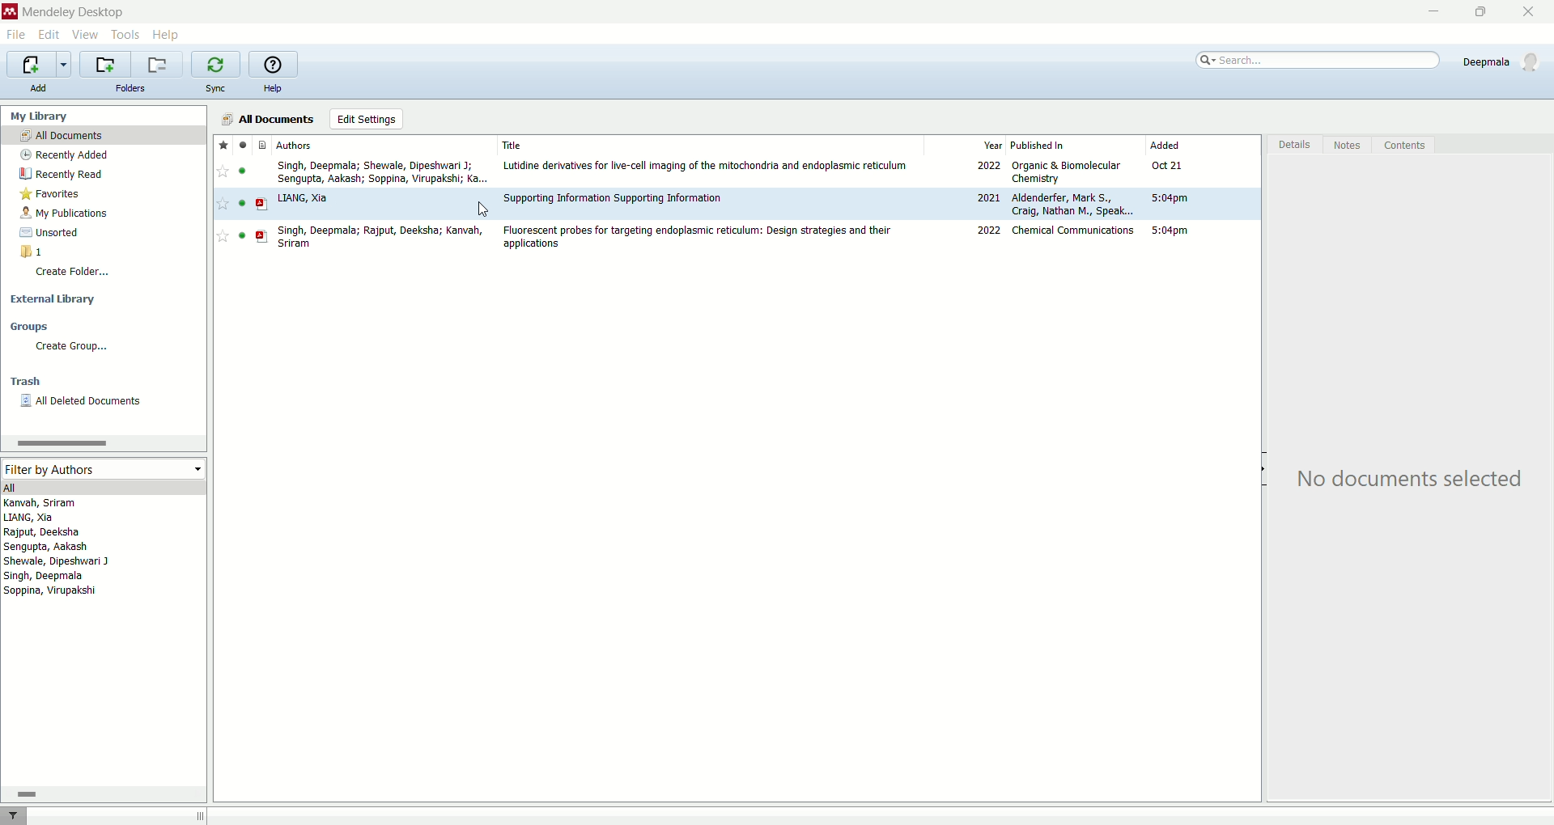 The width and height of the screenshot is (1554, 825). I want to click on cursor, so click(484, 209).